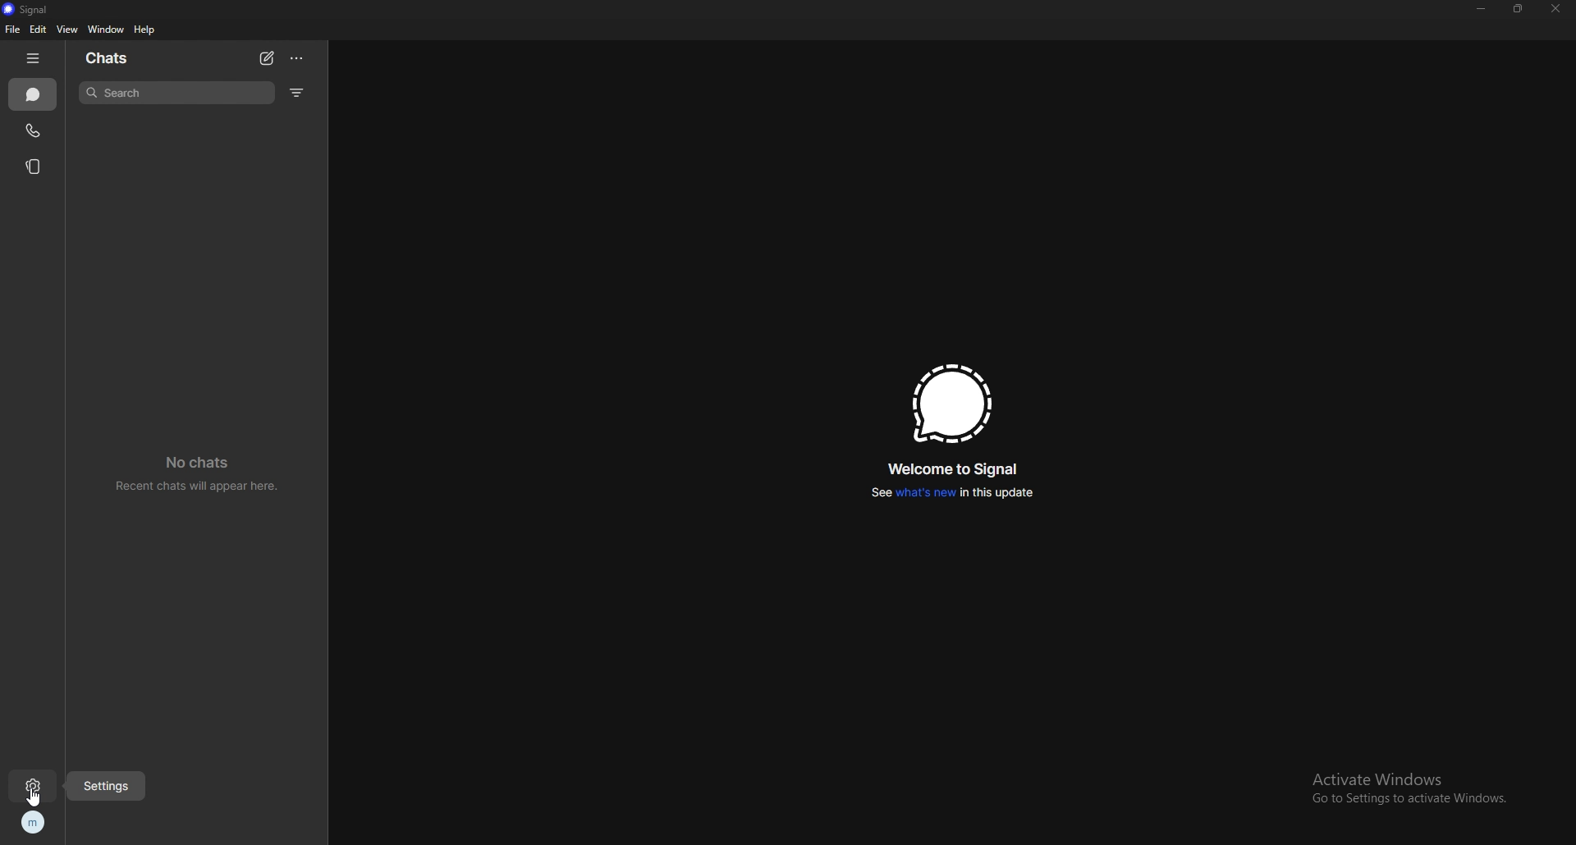 This screenshot has width=1576, height=845. I want to click on cursor, so click(36, 796).